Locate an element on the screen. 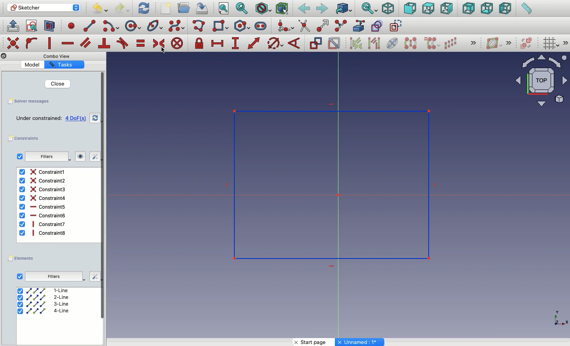 This screenshot has height=346, width=570. refresh is located at coordinates (95, 118).